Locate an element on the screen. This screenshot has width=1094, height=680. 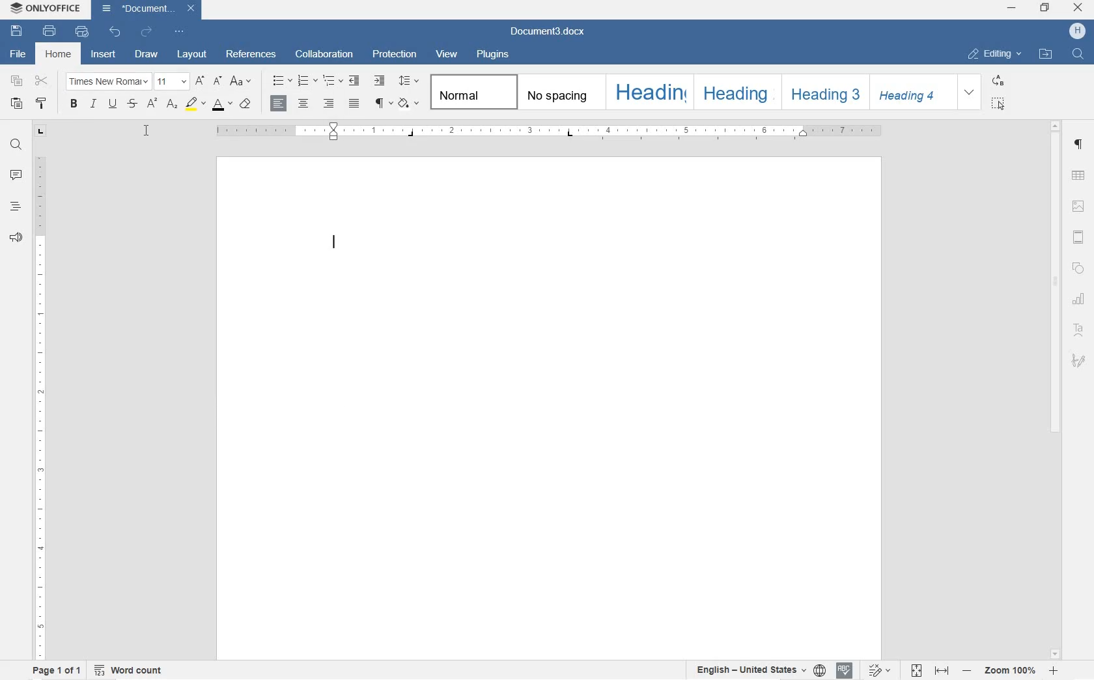
EXPAND FORMATTING STYLE is located at coordinates (970, 92).